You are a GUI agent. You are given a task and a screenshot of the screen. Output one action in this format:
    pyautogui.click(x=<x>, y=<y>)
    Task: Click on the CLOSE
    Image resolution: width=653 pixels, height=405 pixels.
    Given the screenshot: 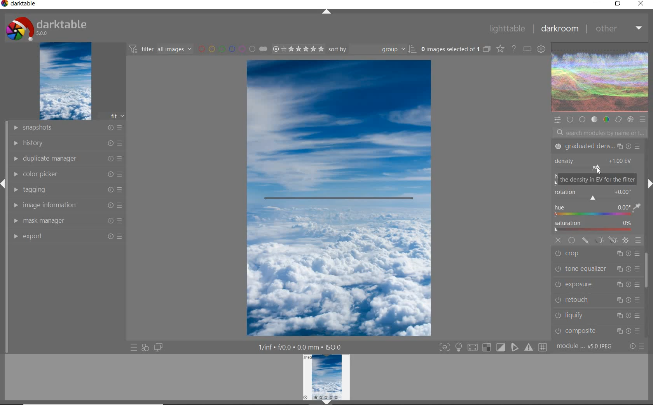 What is the action you would take?
    pyautogui.click(x=641, y=4)
    